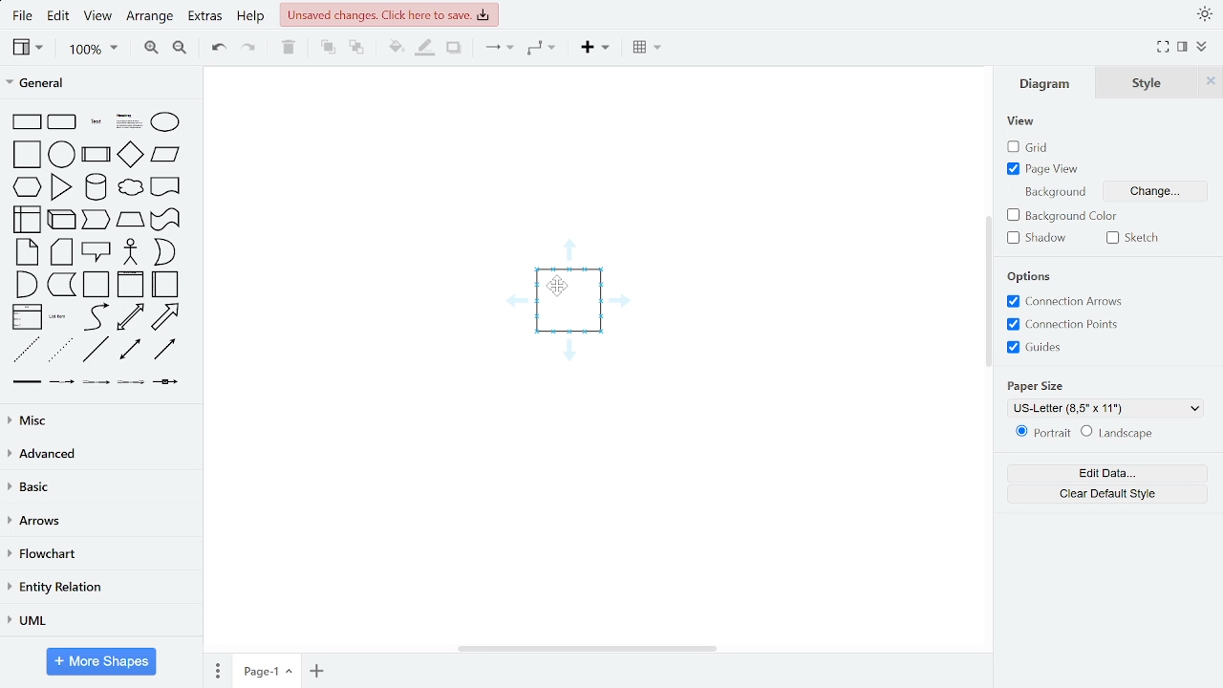  Describe the element at coordinates (26, 49) in the screenshot. I see `view` at that location.